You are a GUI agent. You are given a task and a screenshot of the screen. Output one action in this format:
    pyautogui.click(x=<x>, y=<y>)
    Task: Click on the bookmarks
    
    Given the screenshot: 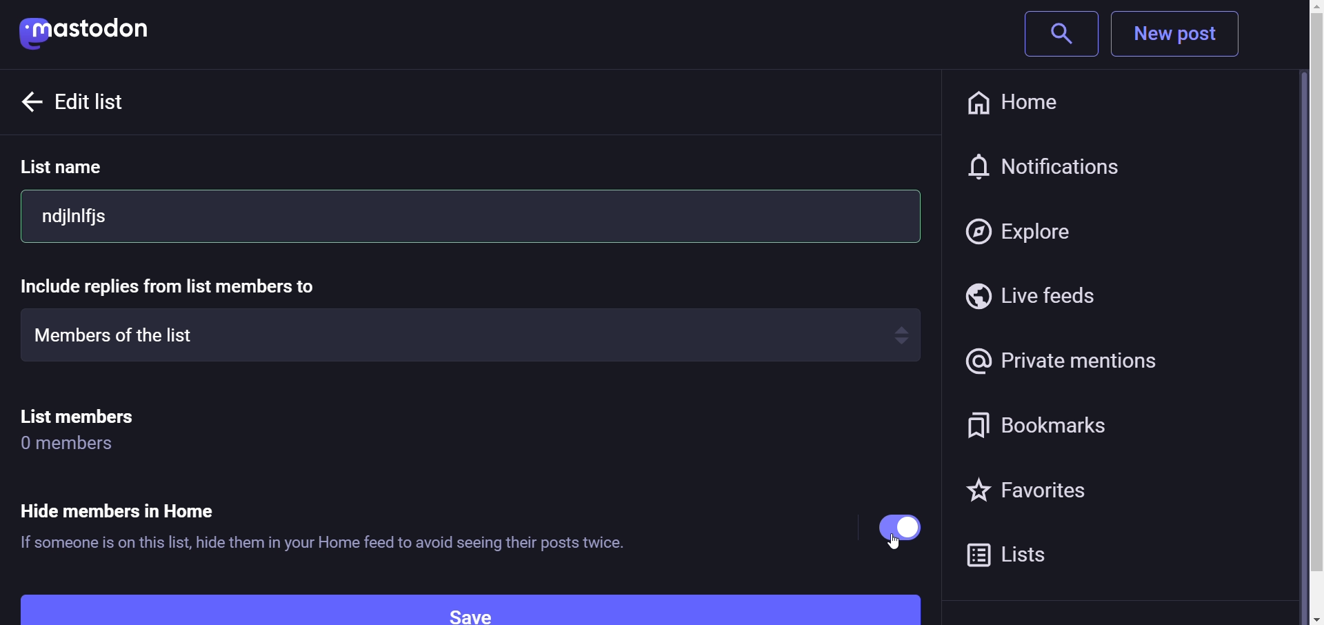 What is the action you would take?
    pyautogui.click(x=1029, y=427)
    